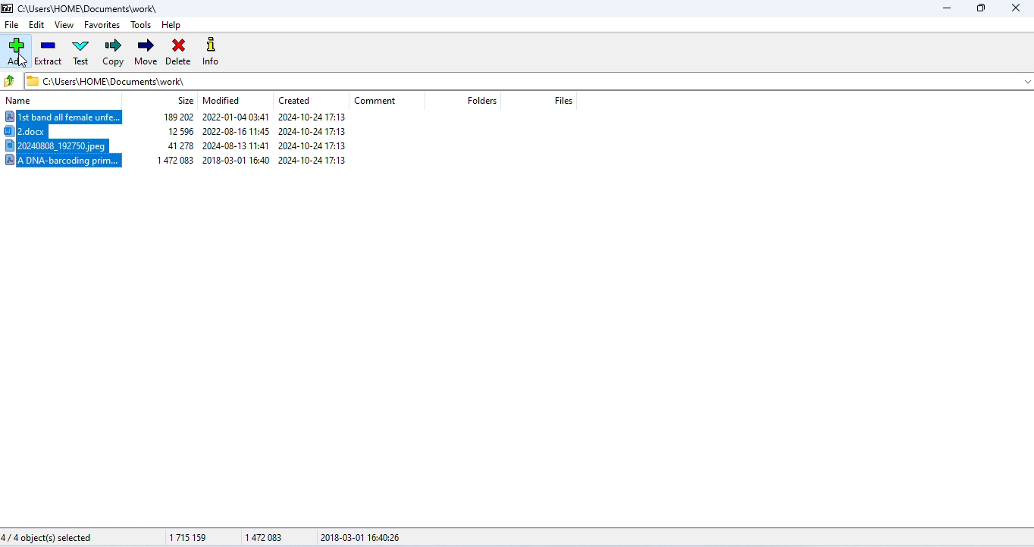  What do you see at coordinates (481, 101) in the screenshot?
I see `folders` at bounding box center [481, 101].